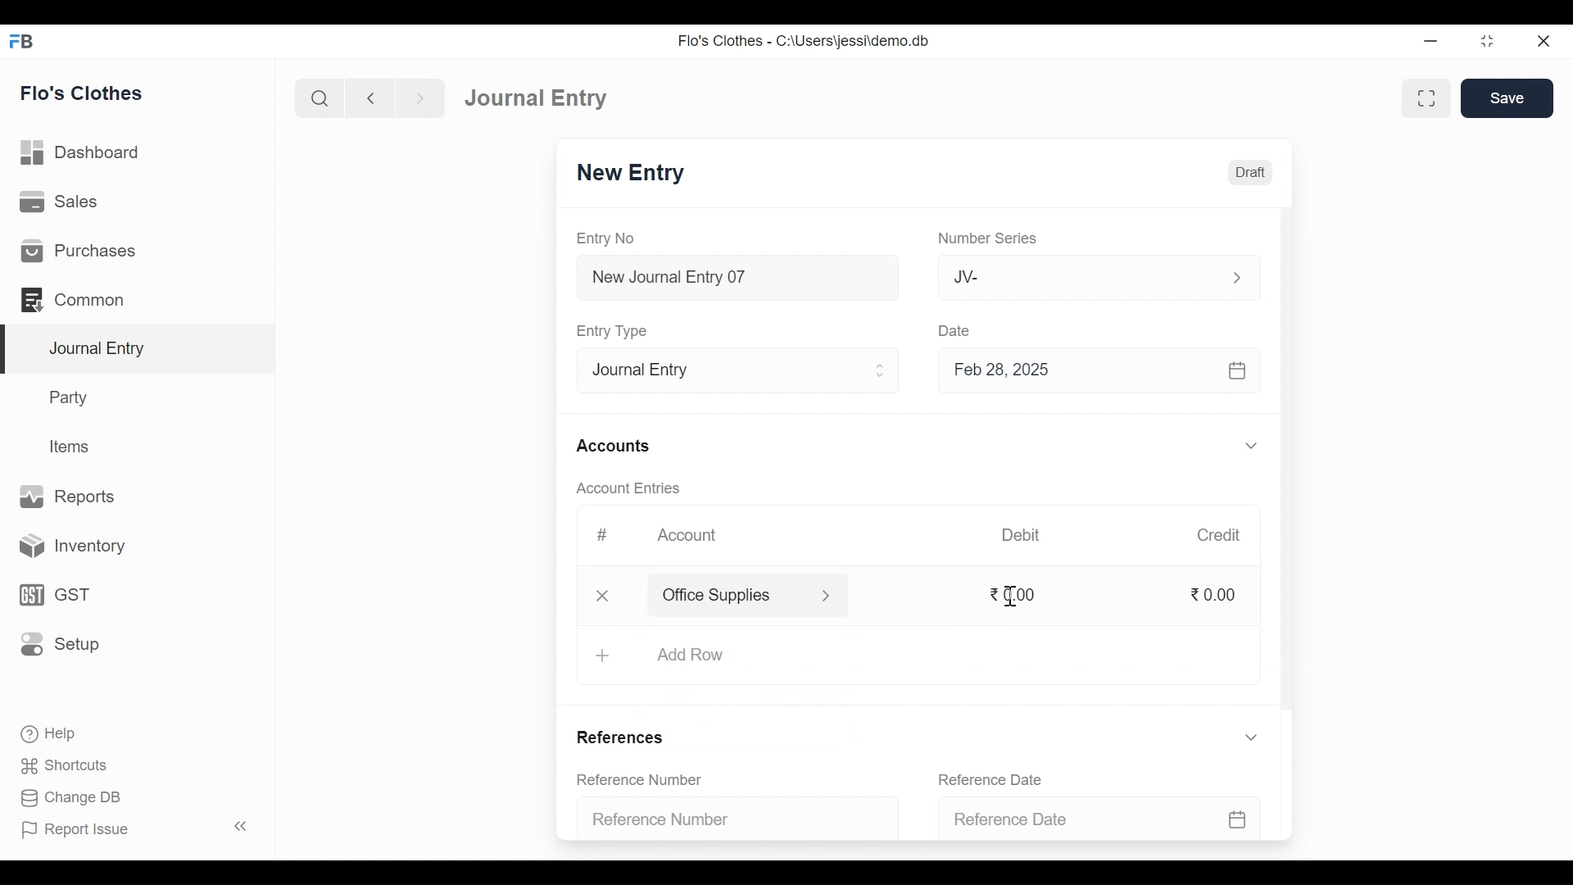  Describe the element at coordinates (1486, 41) in the screenshot. I see `Restore` at that location.